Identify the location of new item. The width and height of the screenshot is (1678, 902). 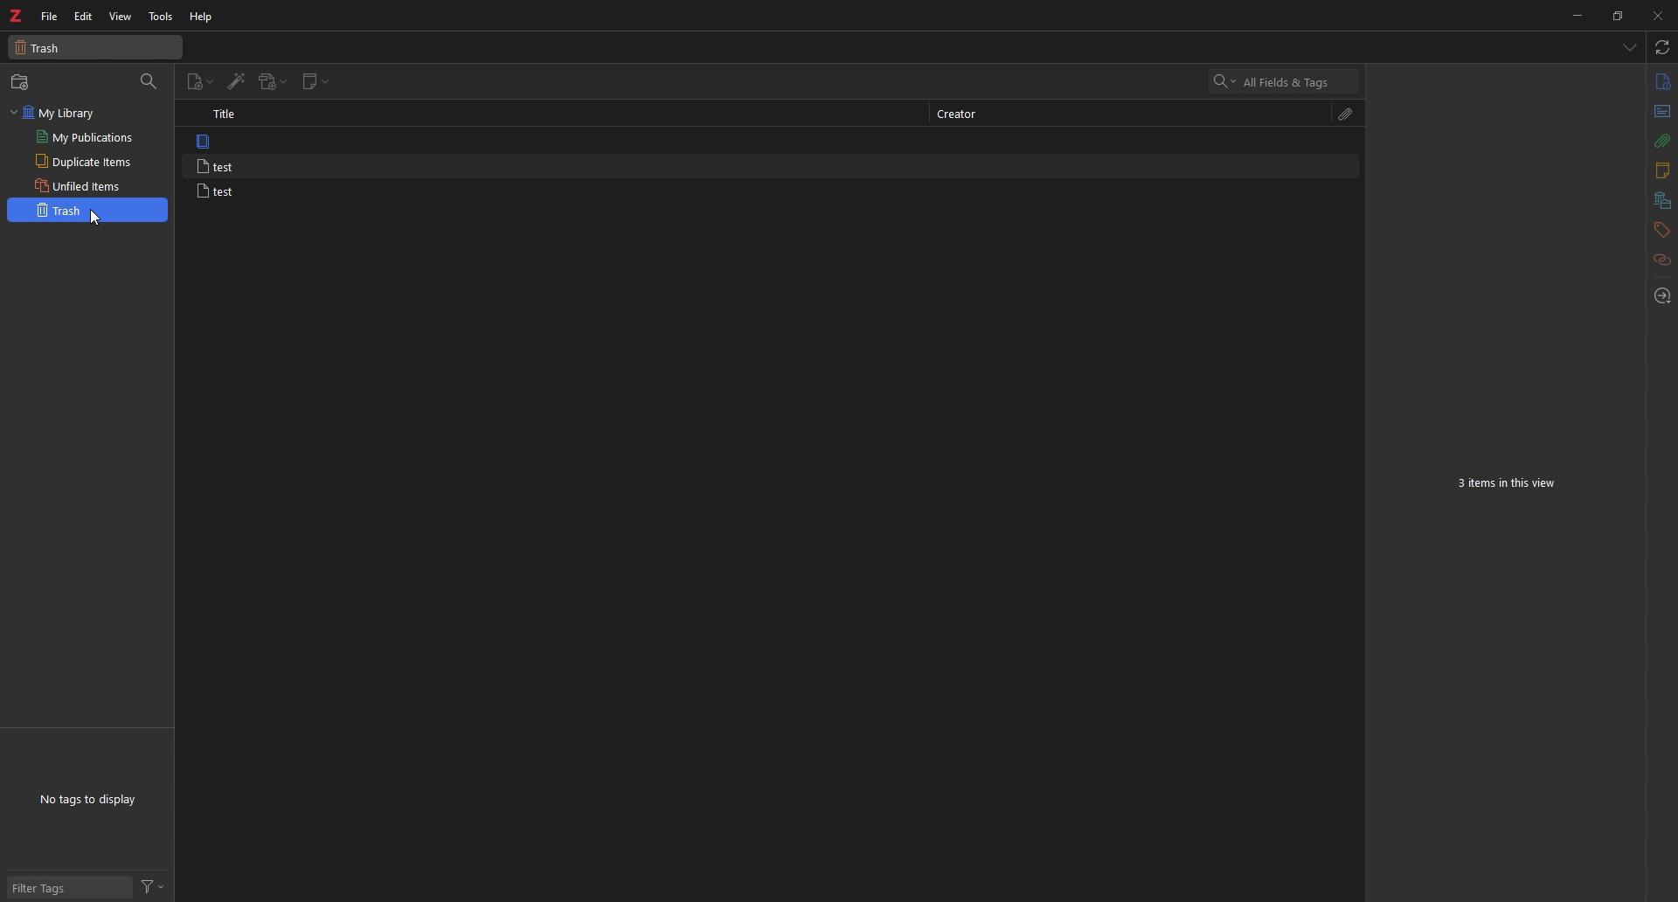
(201, 82).